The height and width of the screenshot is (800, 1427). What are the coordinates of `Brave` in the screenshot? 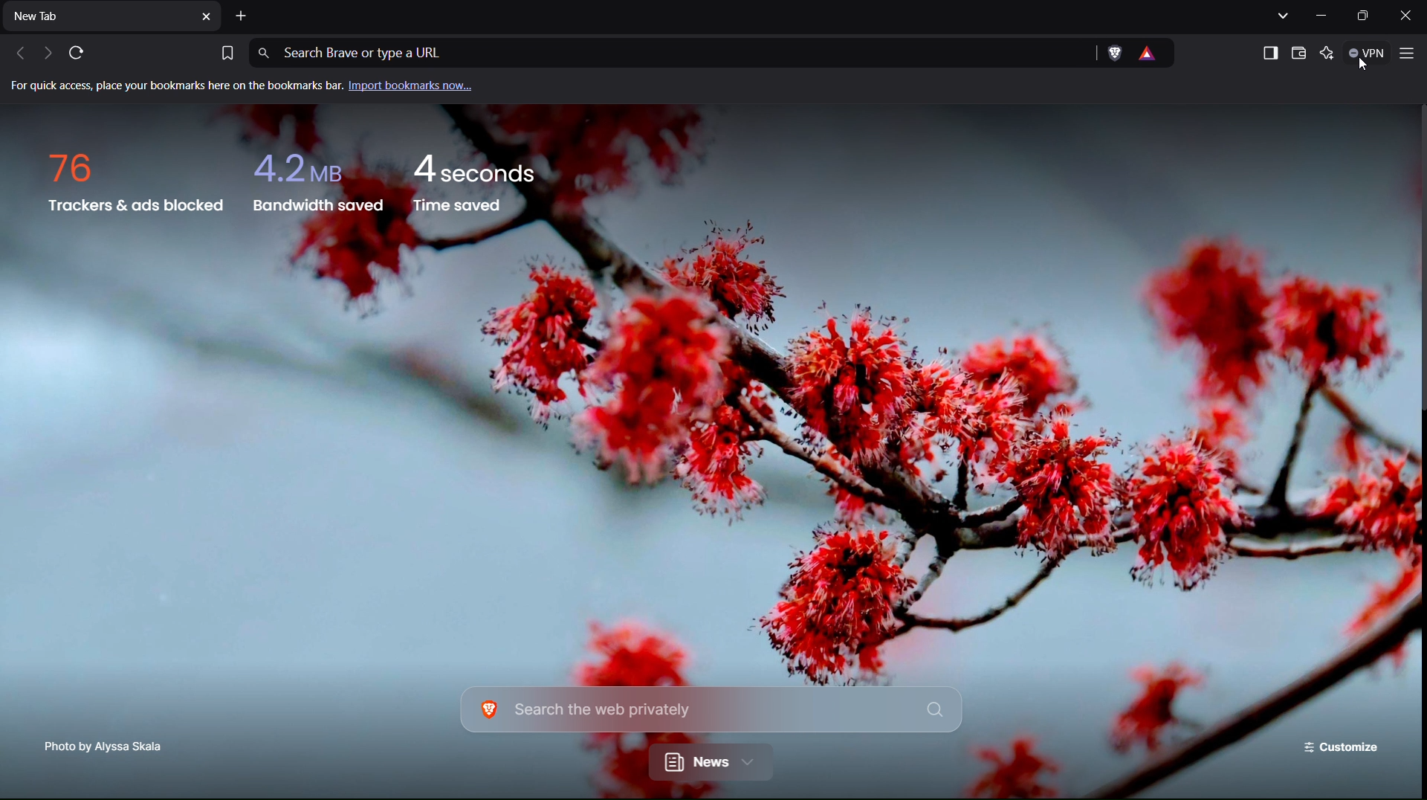 It's located at (1115, 51).